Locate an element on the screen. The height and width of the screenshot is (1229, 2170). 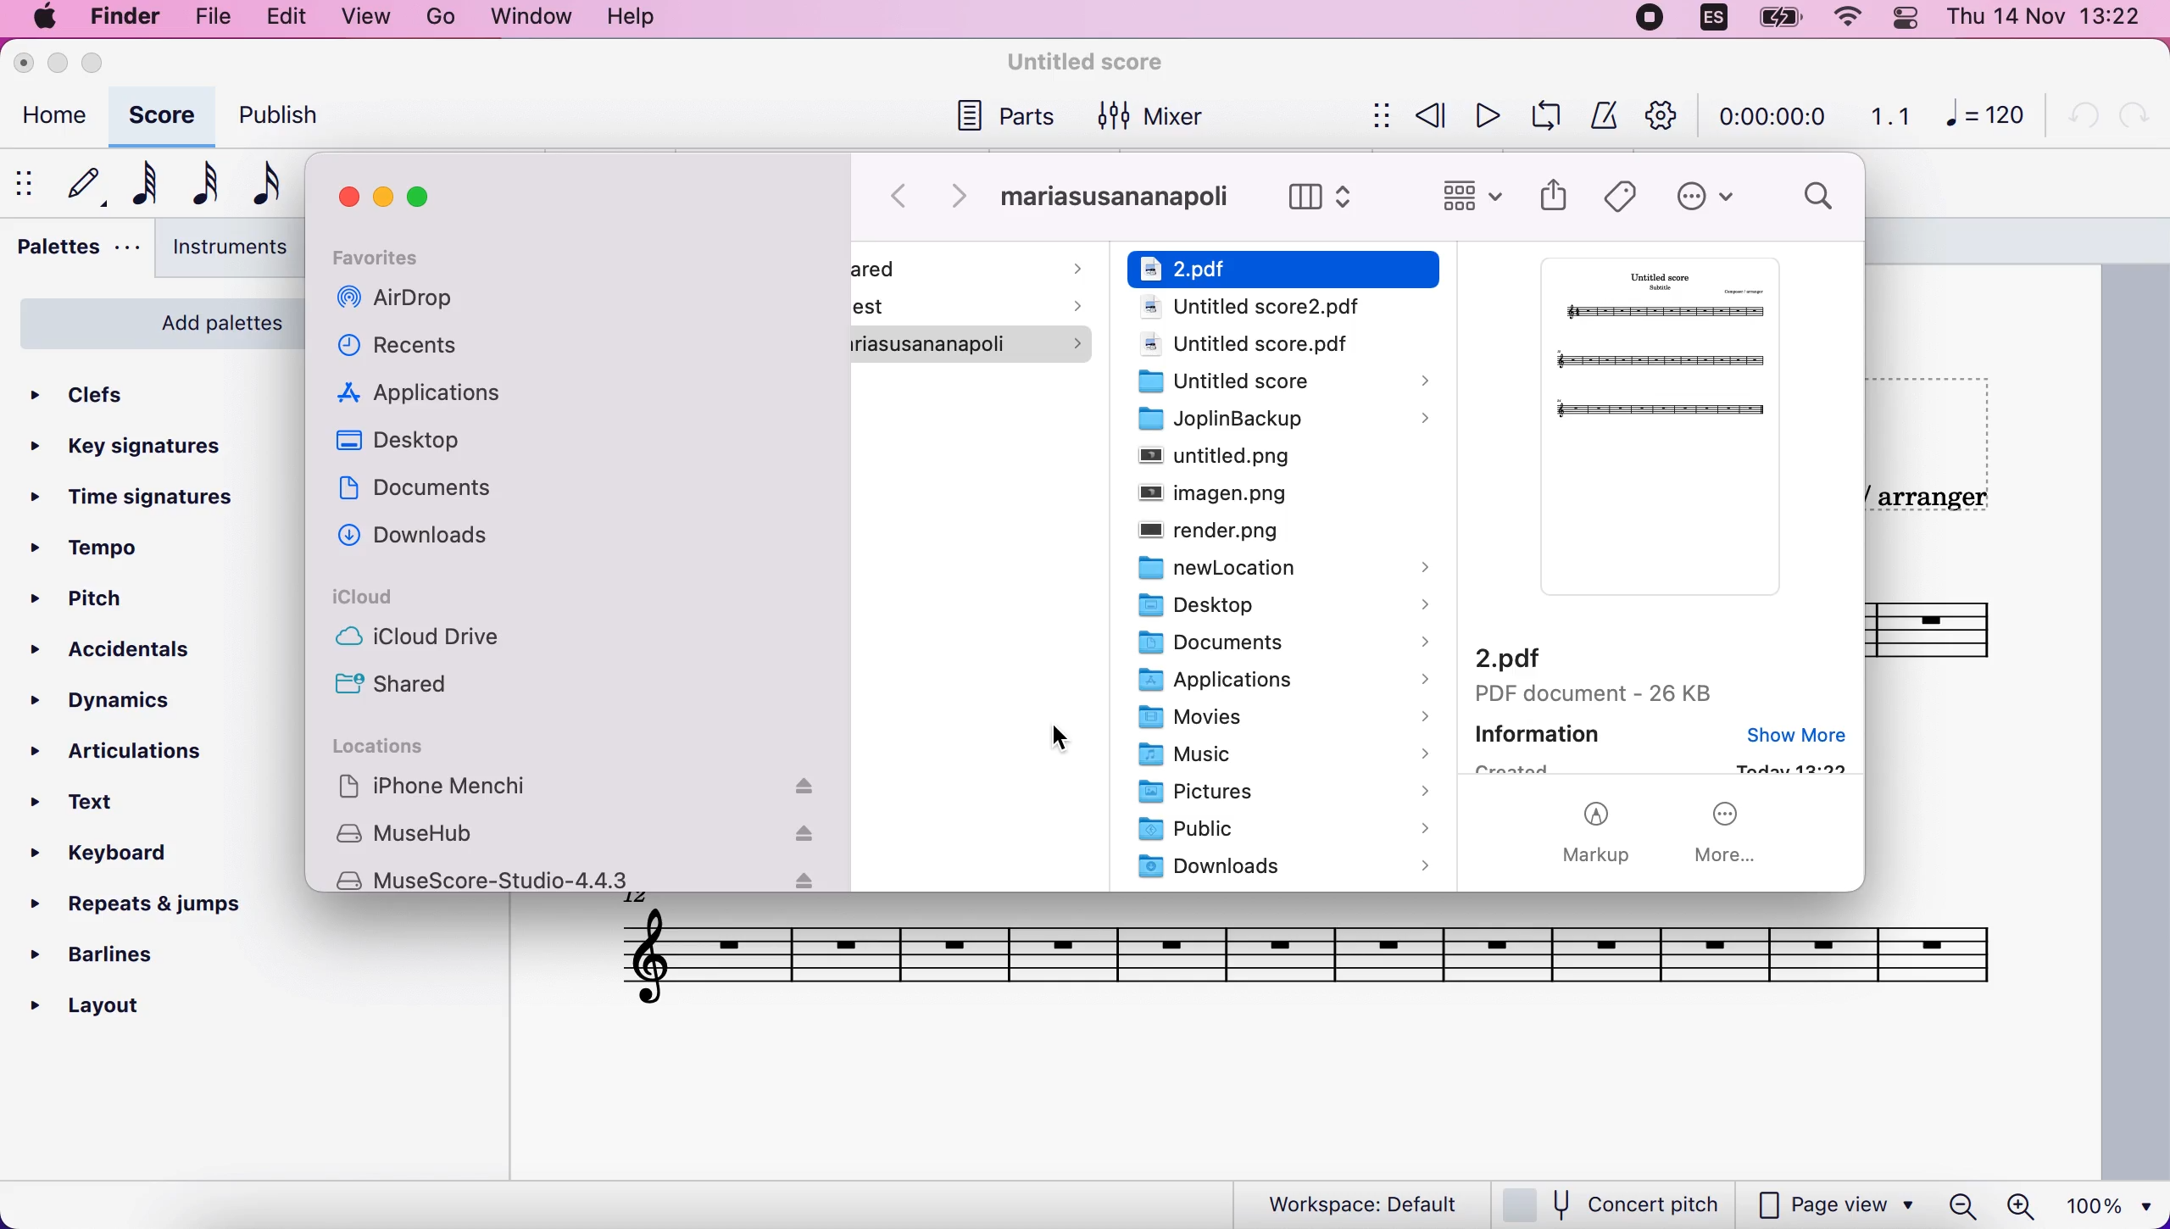
pdf document is located at coordinates (1600, 674).